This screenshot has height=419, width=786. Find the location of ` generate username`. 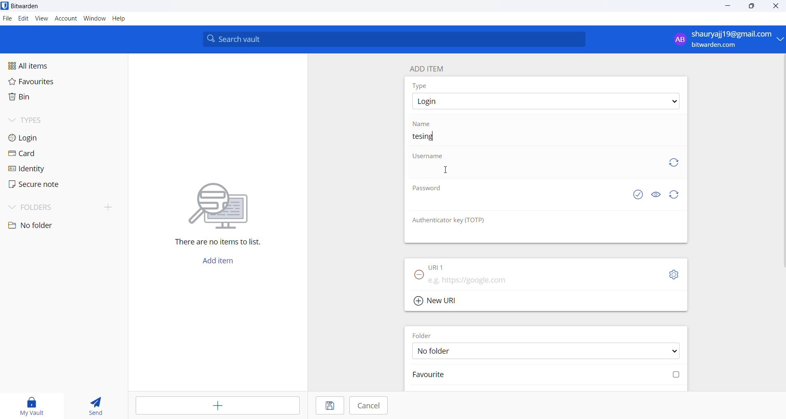

 generate username is located at coordinates (674, 161).